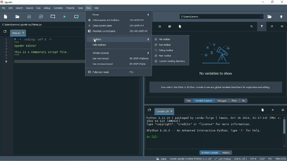 The image size is (287, 161). Describe the element at coordinates (170, 56) in the screenshot. I see `Main toolbar` at that location.